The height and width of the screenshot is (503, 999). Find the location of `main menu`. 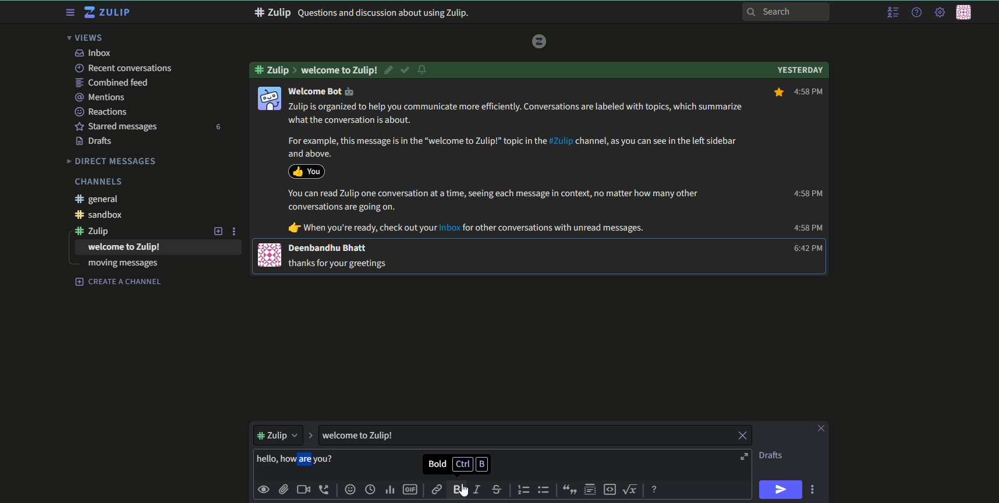

main menu is located at coordinates (938, 12).